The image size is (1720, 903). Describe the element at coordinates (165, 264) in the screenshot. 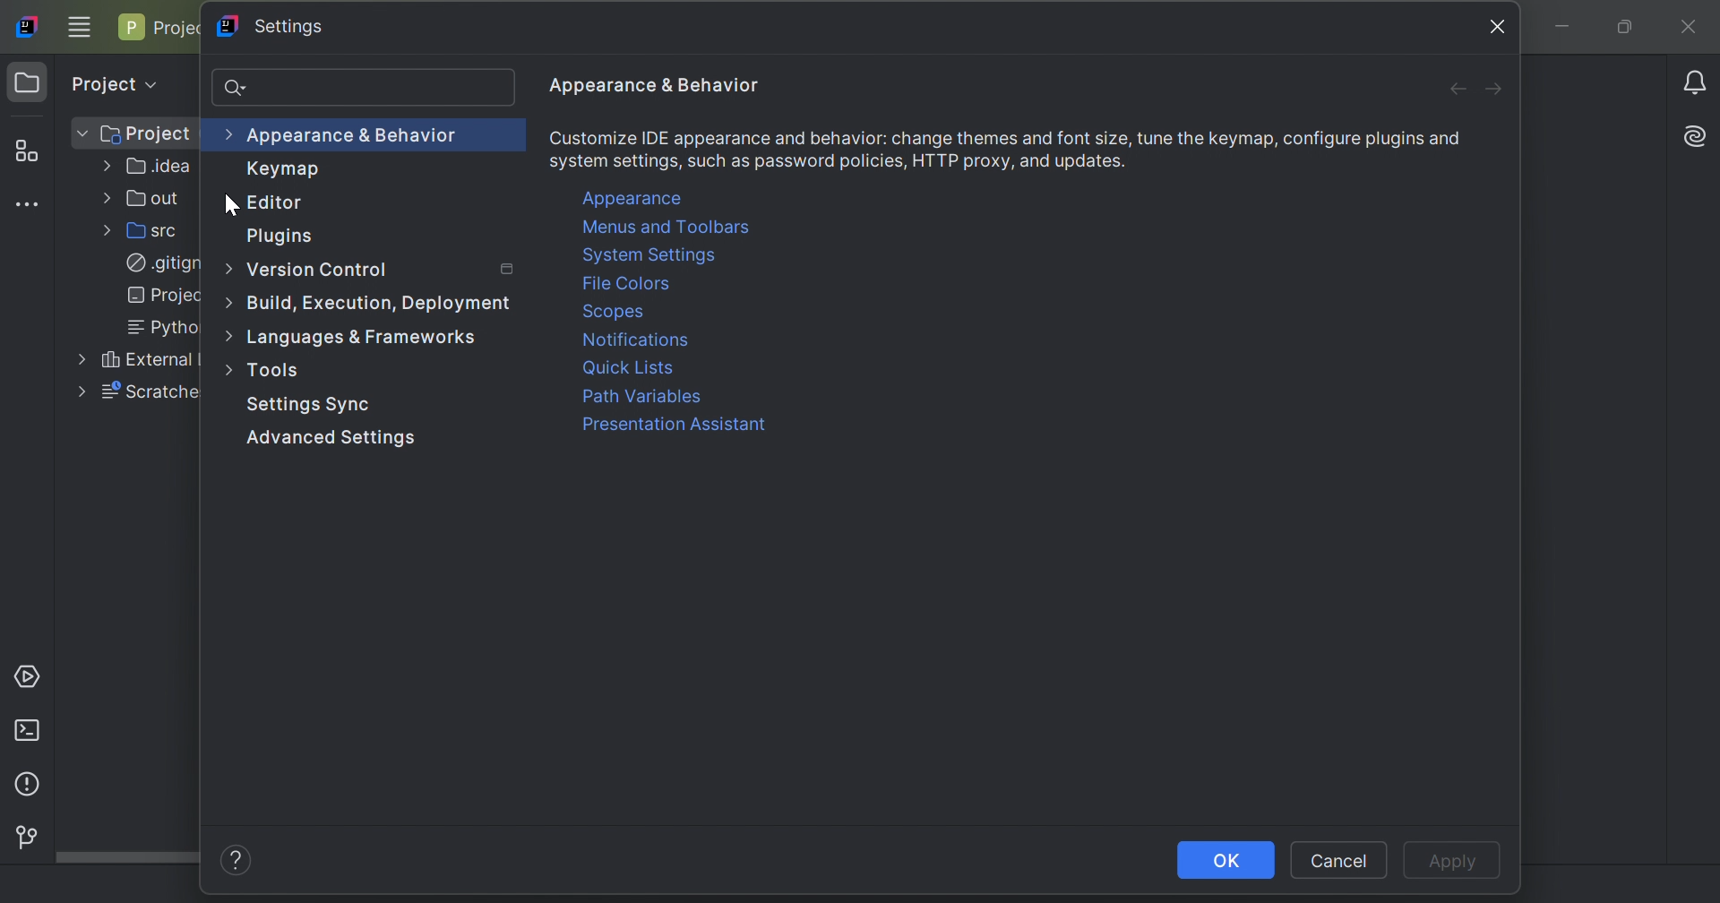

I see `.gitign` at that location.